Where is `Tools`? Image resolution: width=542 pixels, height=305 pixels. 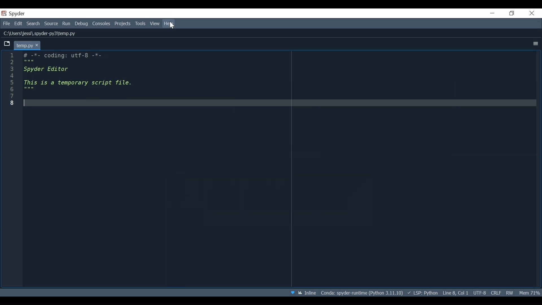 Tools is located at coordinates (140, 24).